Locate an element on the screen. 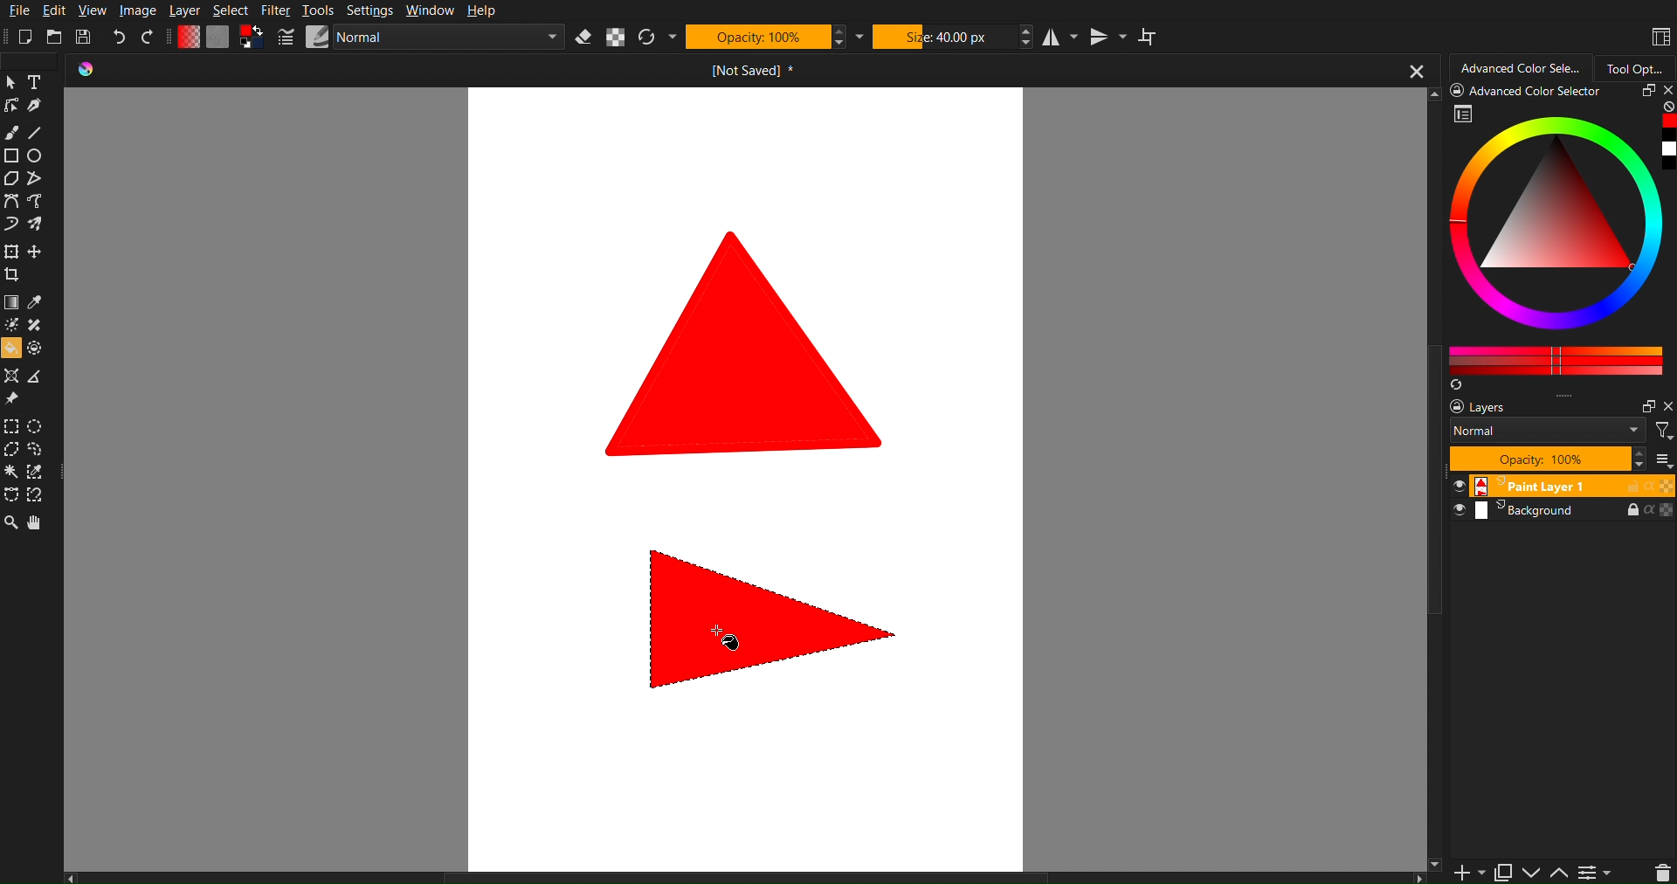 Image resolution: width=1677 pixels, height=884 pixels. Zoom is located at coordinates (10, 525).